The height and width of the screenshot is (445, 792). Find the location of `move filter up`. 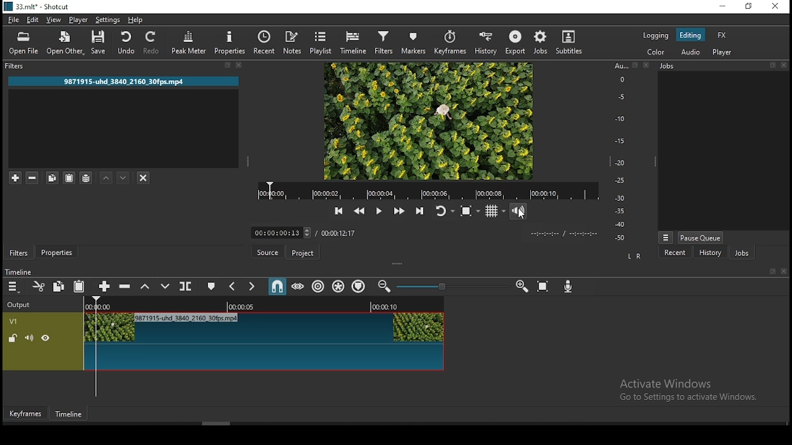

move filter up is located at coordinates (107, 178).